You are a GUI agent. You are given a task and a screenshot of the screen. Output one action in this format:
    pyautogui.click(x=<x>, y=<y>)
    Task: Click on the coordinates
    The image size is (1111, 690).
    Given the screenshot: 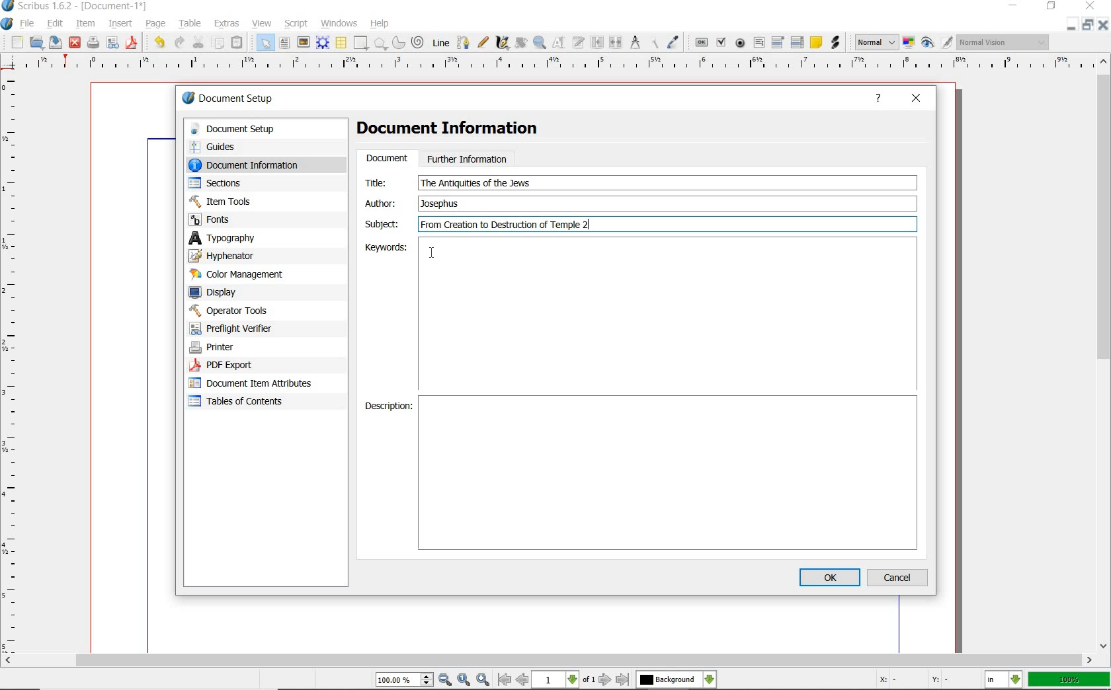 What is the action you would take?
    pyautogui.click(x=912, y=681)
    